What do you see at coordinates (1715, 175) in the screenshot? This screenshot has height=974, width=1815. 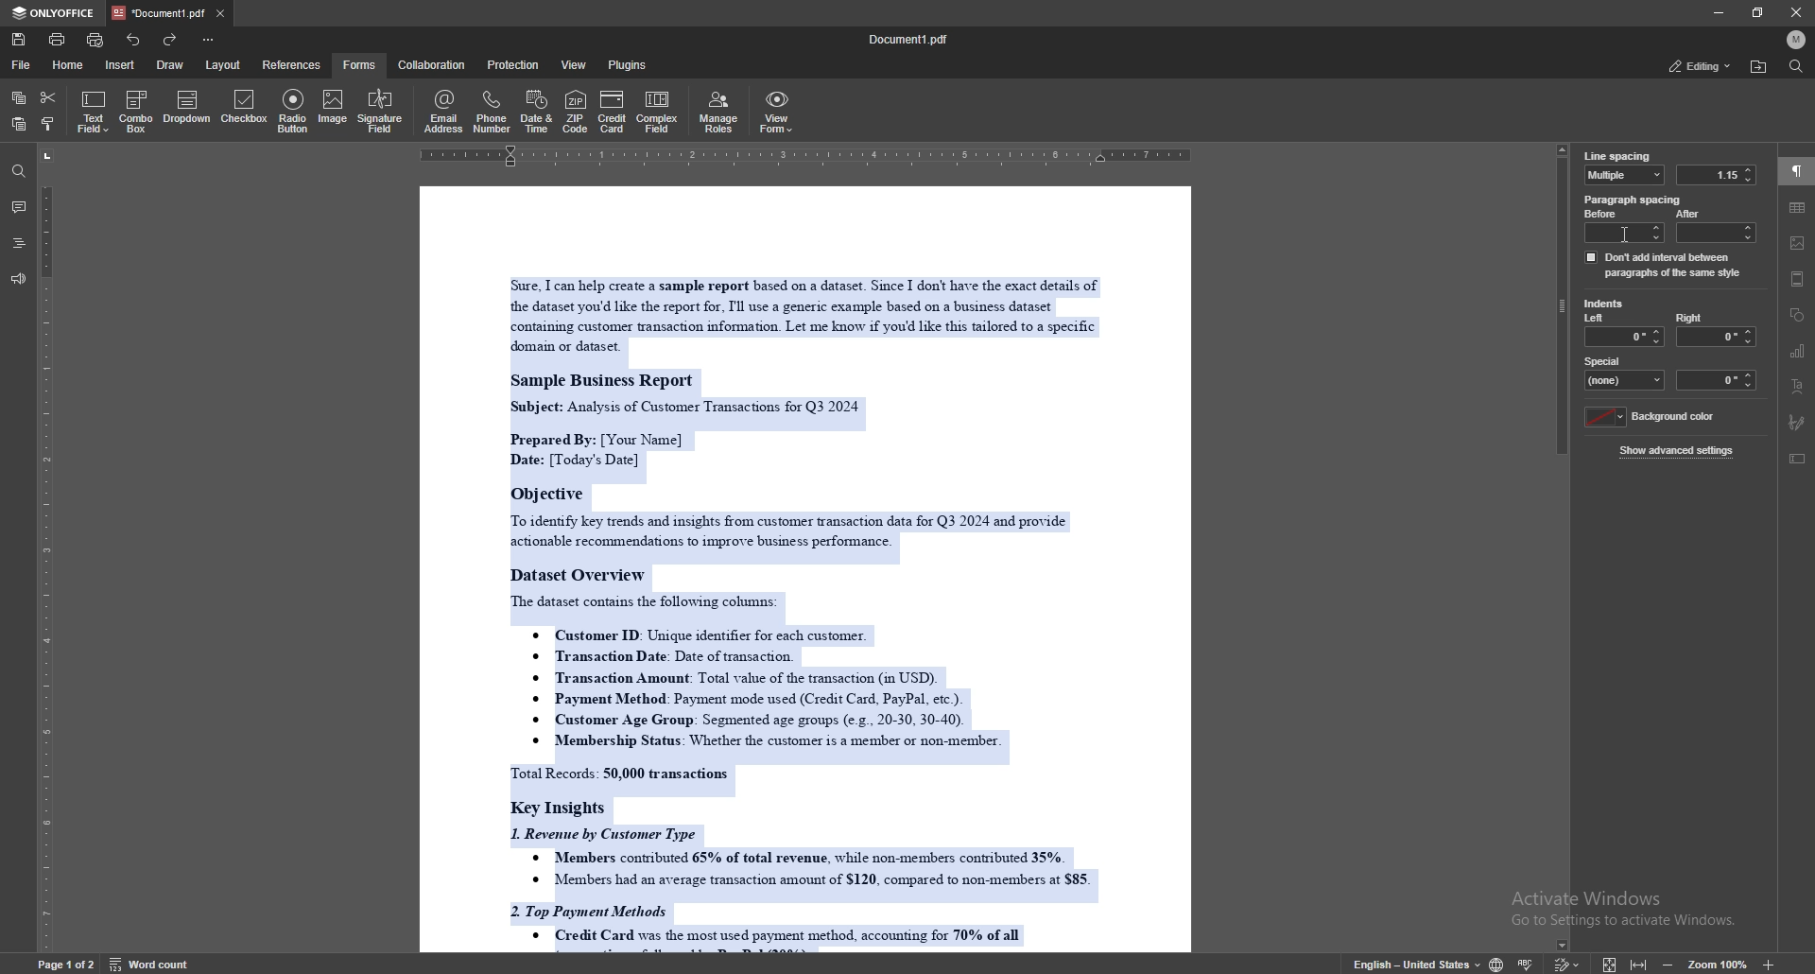 I see `line spacing value` at bounding box center [1715, 175].